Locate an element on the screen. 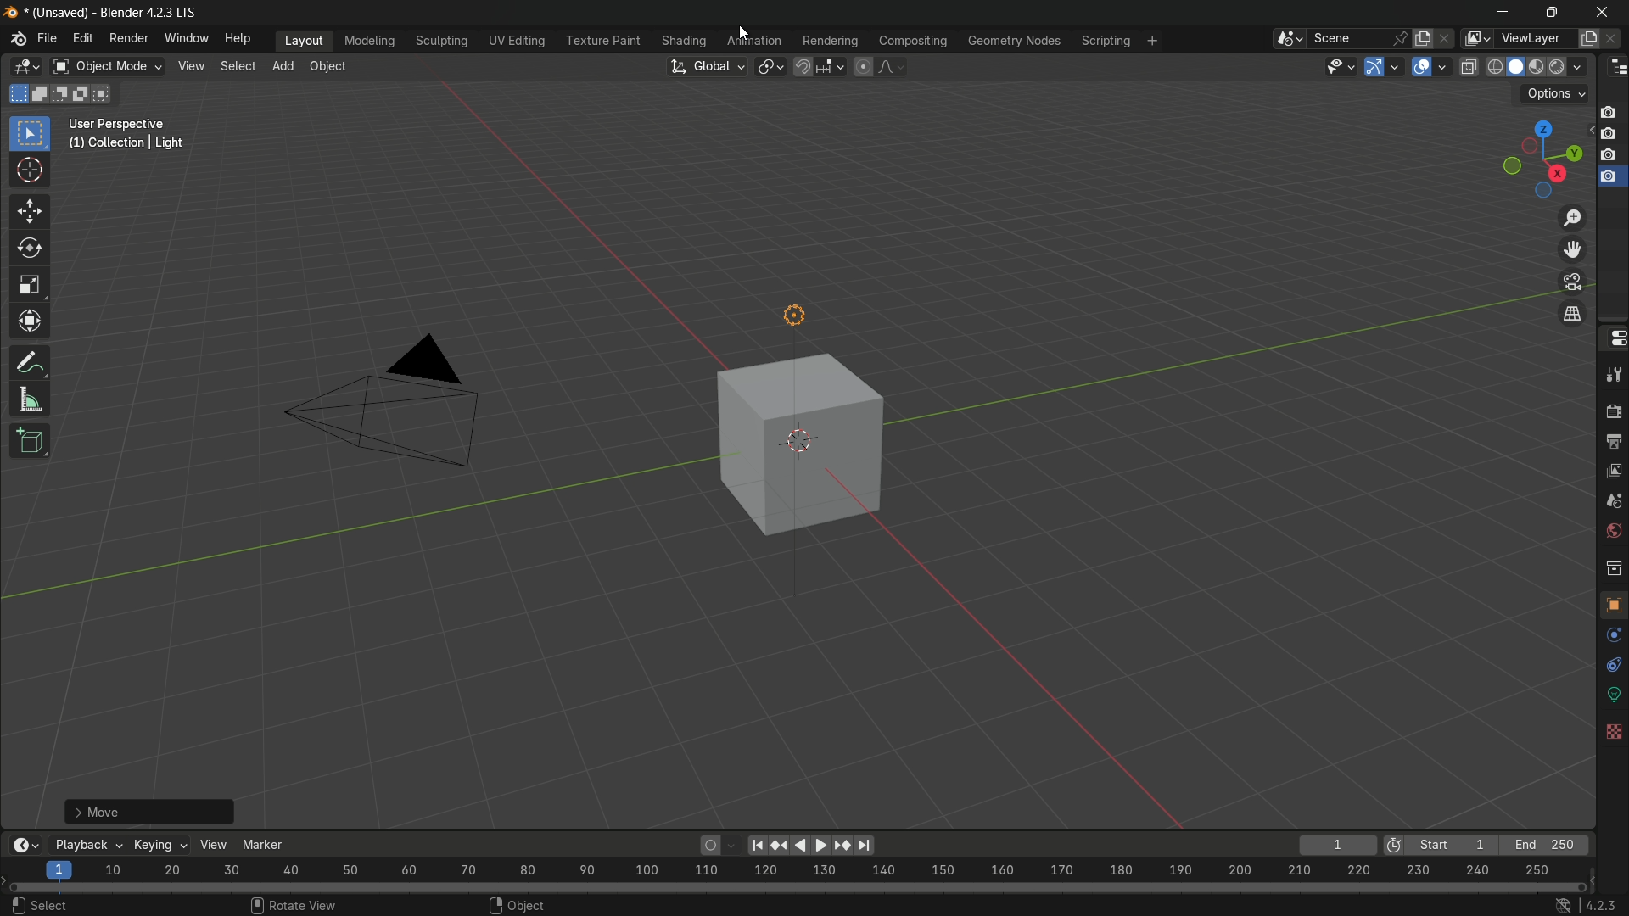 The height and width of the screenshot is (916, 1629). animation menu is located at coordinates (755, 40).